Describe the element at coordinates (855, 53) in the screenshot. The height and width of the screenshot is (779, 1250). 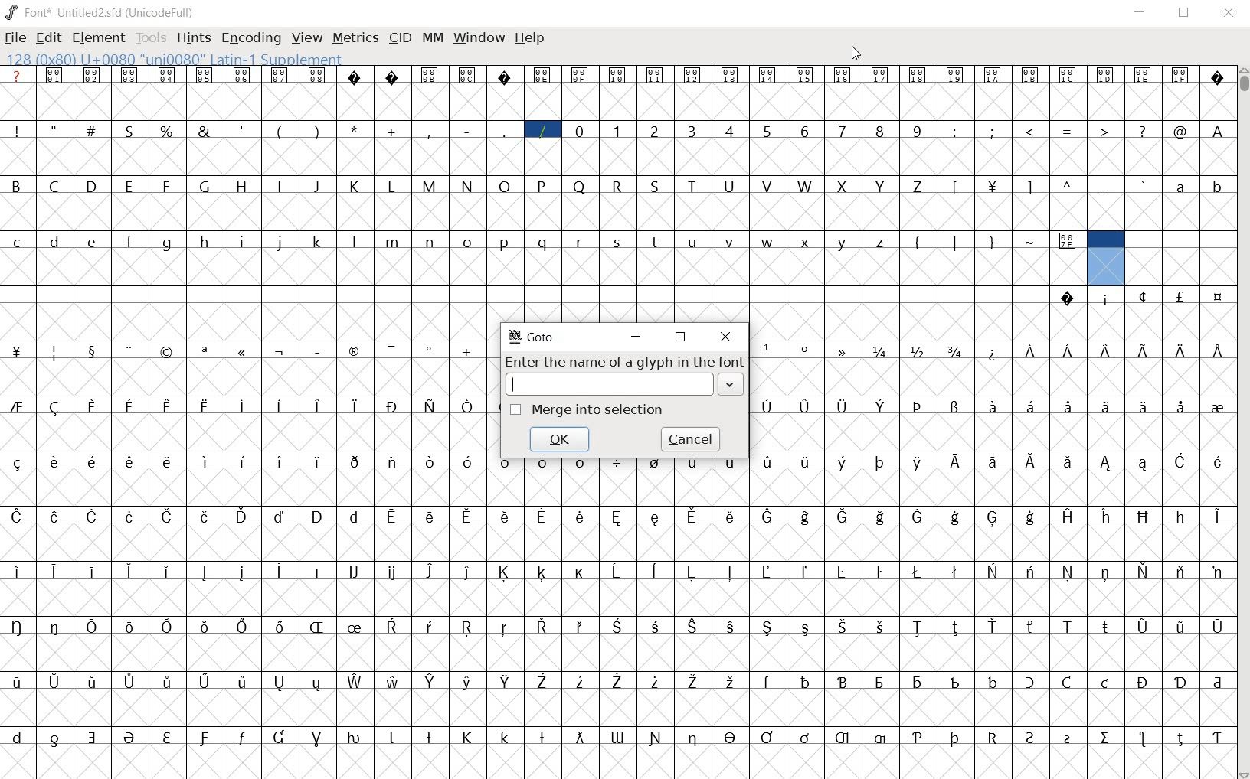
I see `Cursor` at that location.